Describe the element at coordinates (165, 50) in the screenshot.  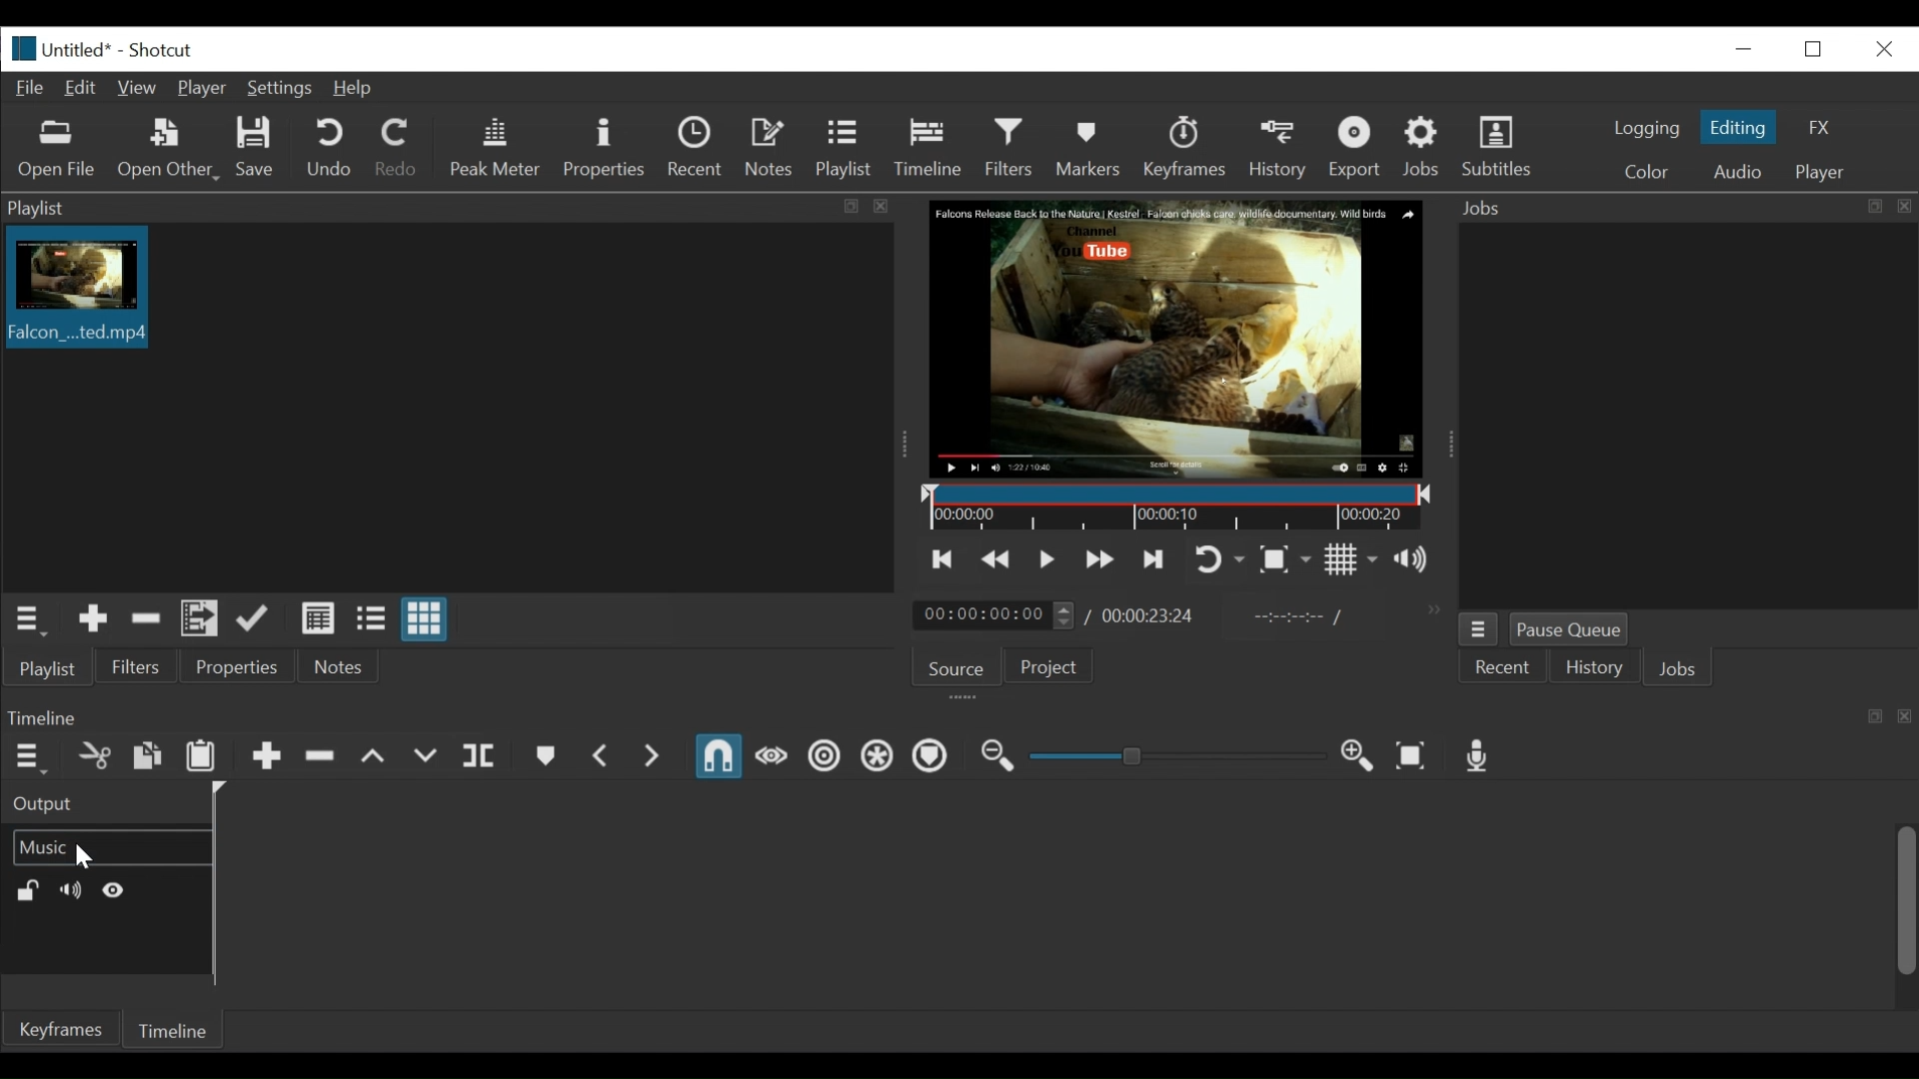
I see `Shotxcut` at that location.